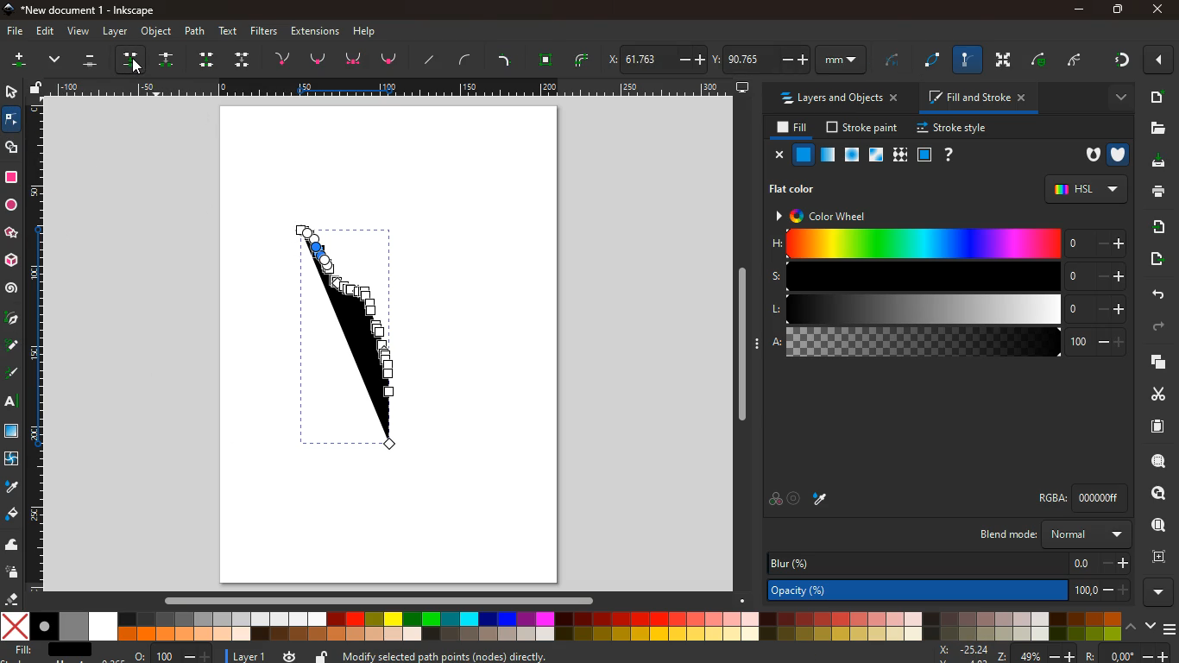 This screenshot has height=663, width=1179. Describe the element at coordinates (13, 261) in the screenshot. I see `3d tool` at that location.